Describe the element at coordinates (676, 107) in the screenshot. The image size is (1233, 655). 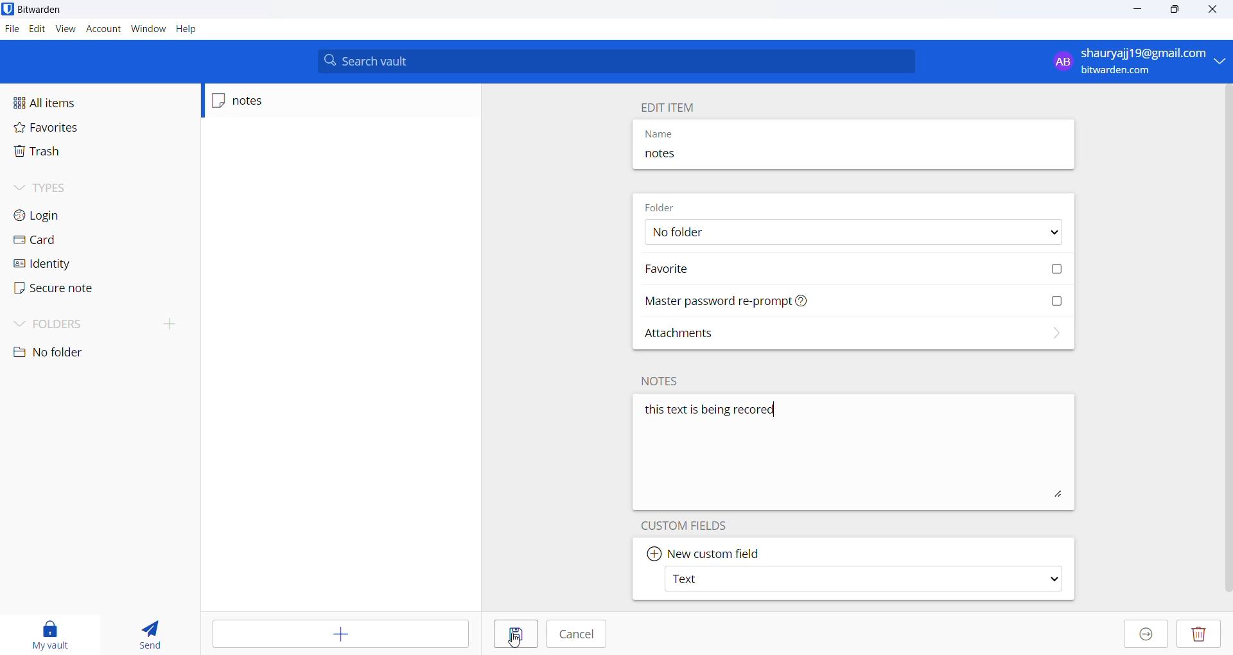
I see `edit item` at that location.